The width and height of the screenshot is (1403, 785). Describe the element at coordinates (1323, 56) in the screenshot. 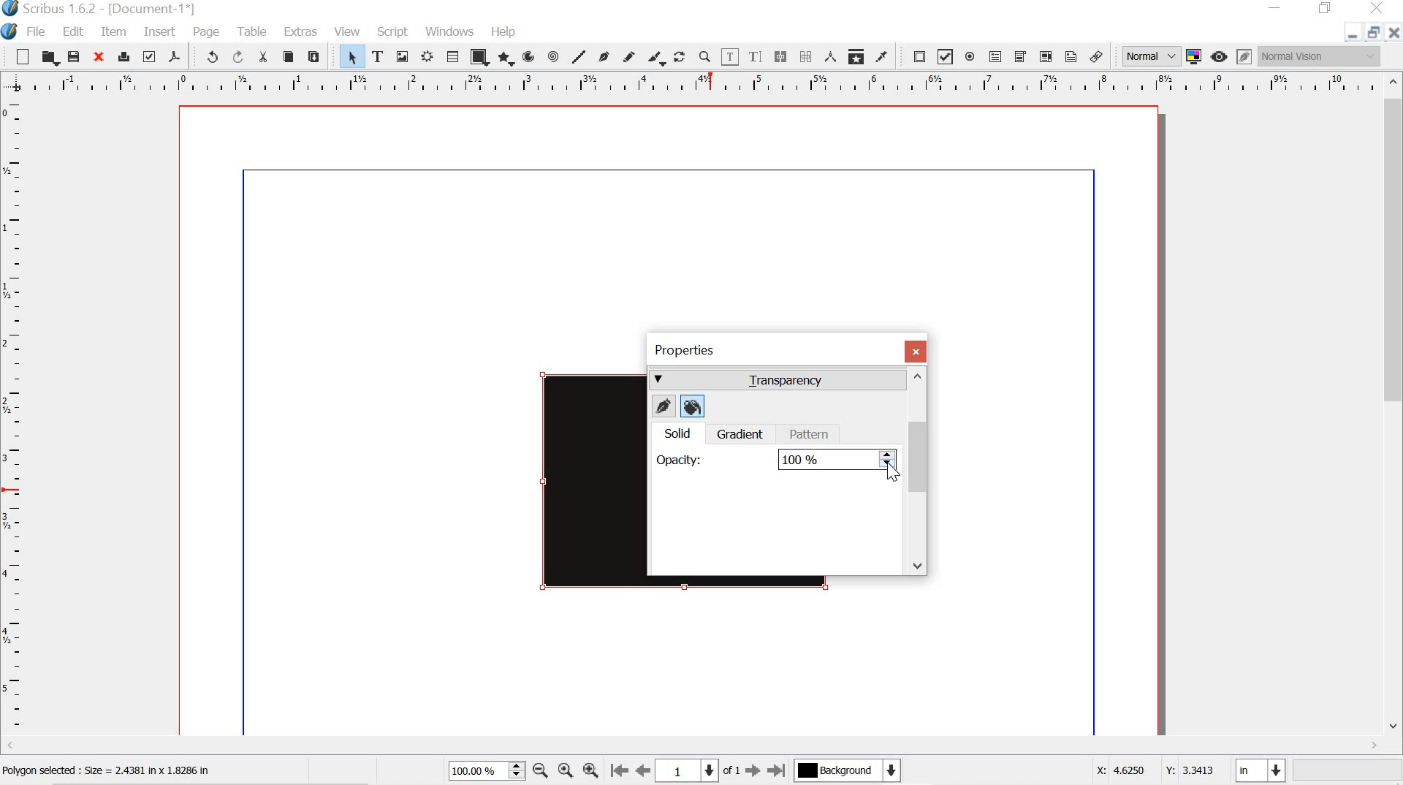

I see `Normal vision` at that location.